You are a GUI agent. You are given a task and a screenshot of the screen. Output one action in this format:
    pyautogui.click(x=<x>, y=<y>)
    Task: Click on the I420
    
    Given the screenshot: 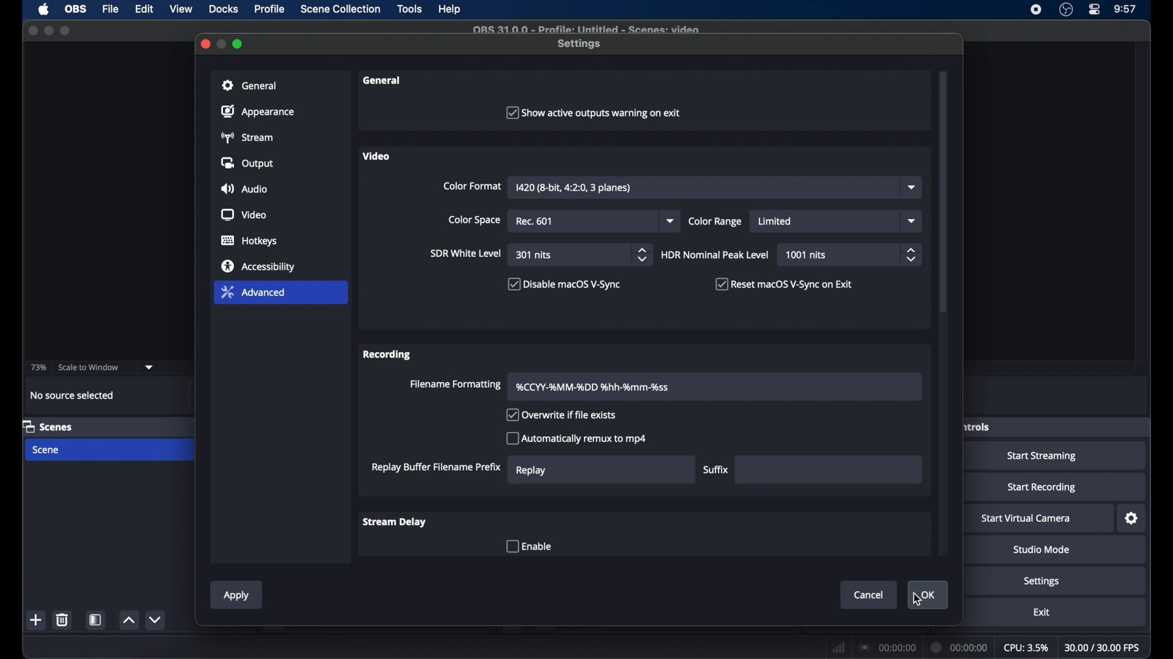 What is the action you would take?
    pyautogui.click(x=572, y=188)
    